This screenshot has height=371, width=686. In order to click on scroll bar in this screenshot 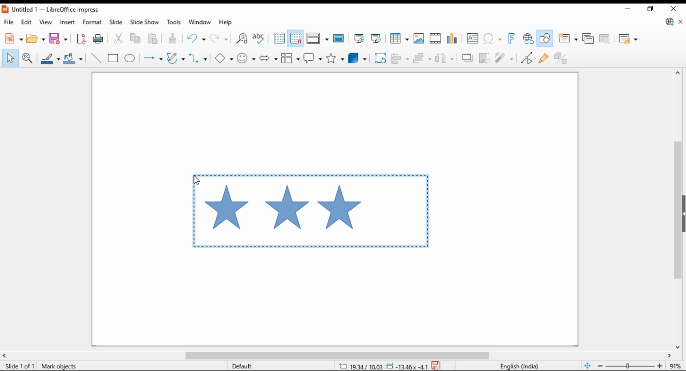, I will do `click(677, 209)`.